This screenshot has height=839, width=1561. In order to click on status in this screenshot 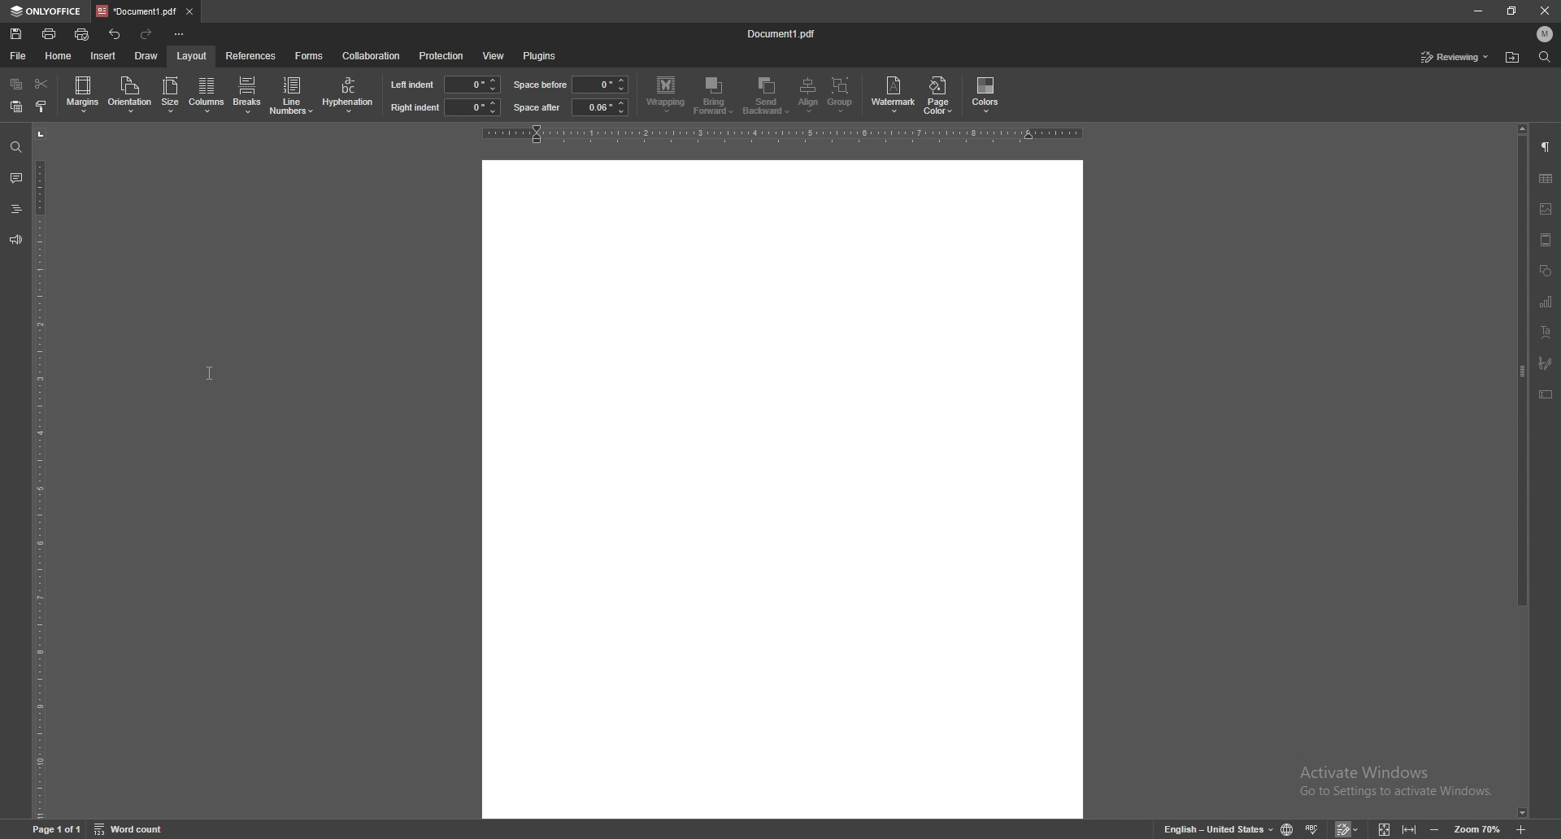, I will do `click(1455, 57)`.